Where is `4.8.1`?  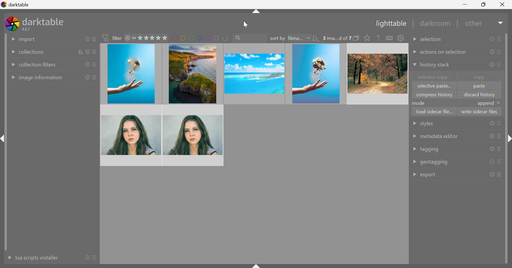
4.8.1 is located at coordinates (28, 30).